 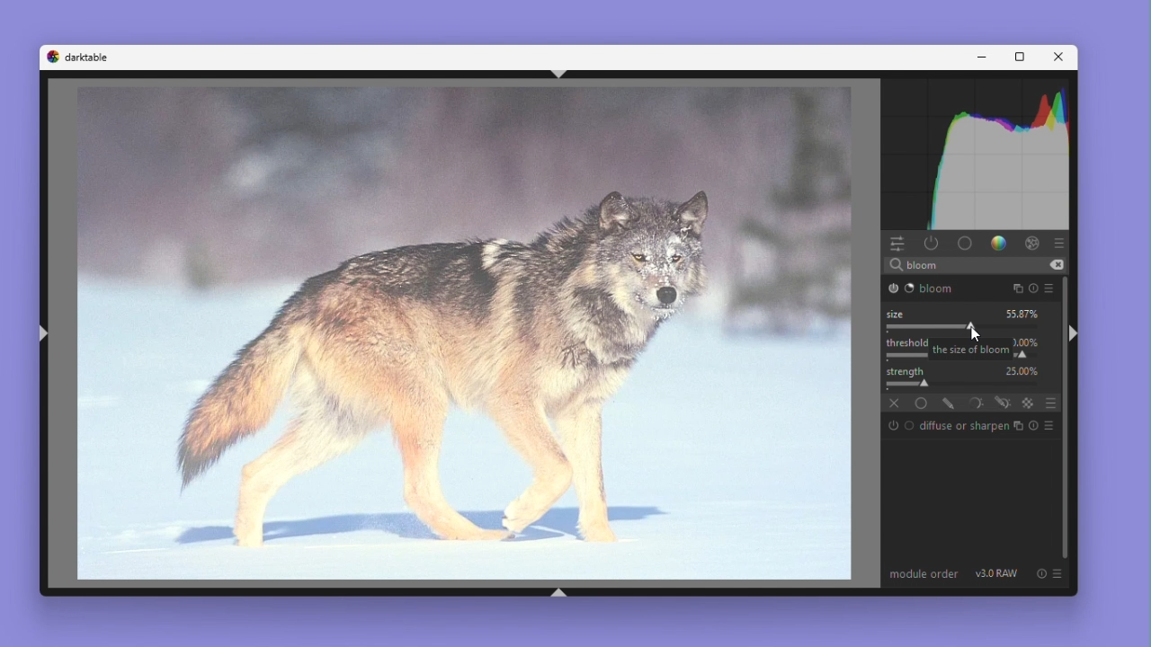 What do you see at coordinates (925, 573) in the screenshot?
I see `Module order` at bounding box center [925, 573].